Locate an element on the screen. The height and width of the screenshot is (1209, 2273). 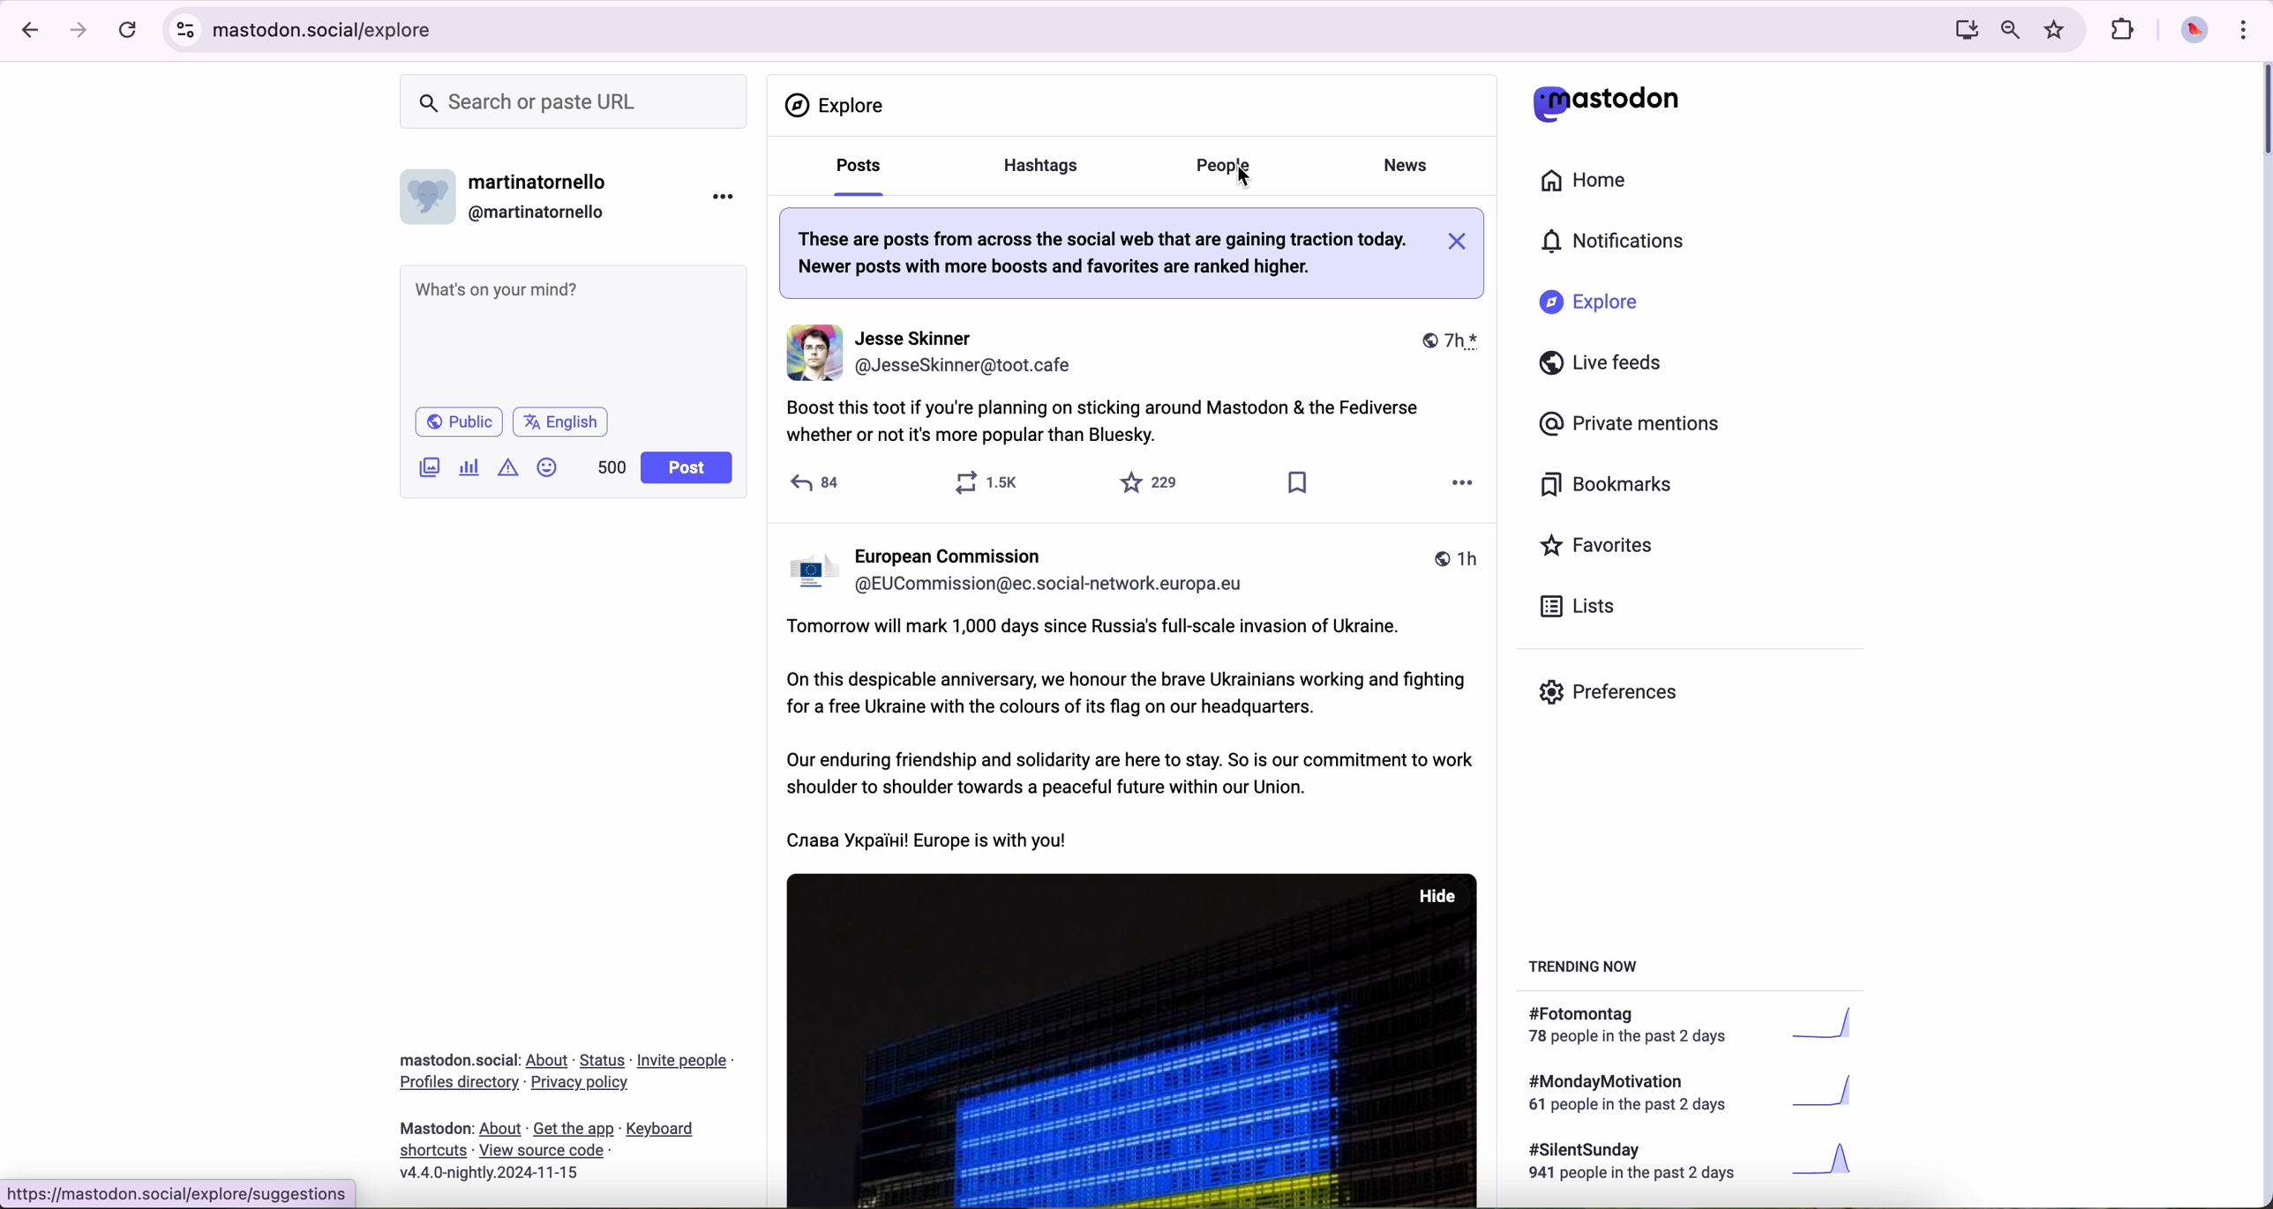
matodon logo is located at coordinates (1607, 103).